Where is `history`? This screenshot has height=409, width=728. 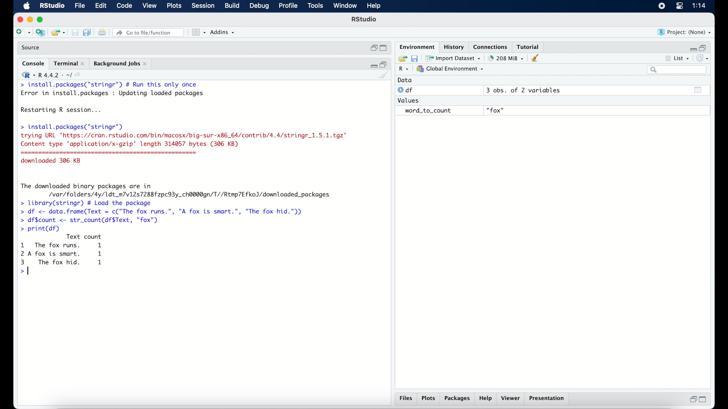 history is located at coordinates (453, 47).